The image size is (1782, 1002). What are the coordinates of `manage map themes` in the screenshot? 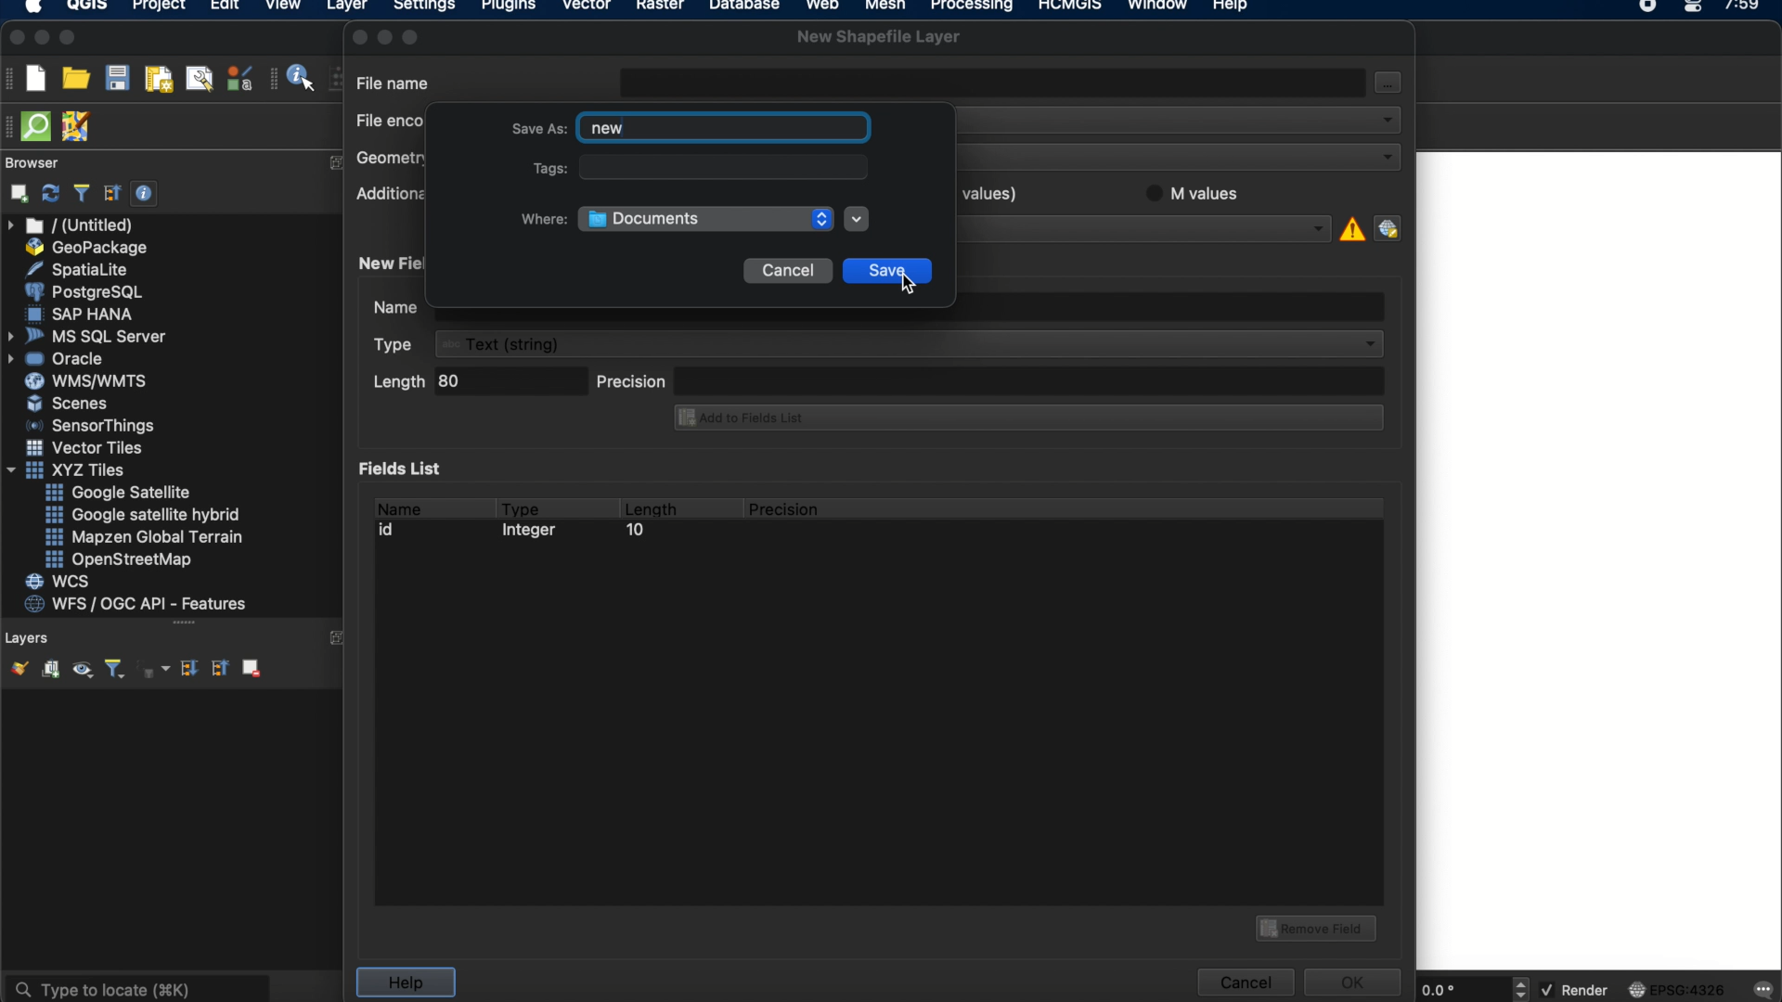 It's located at (81, 672).